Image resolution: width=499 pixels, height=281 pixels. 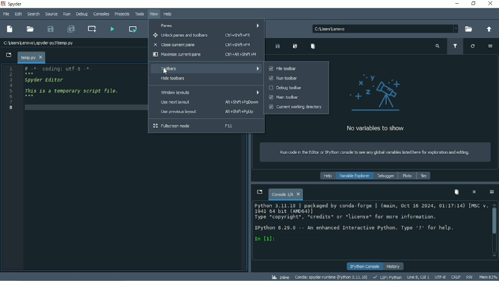 What do you see at coordinates (467, 29) in the screenshot?
I see `Browse a working directory` at bounding box center [467, 29].